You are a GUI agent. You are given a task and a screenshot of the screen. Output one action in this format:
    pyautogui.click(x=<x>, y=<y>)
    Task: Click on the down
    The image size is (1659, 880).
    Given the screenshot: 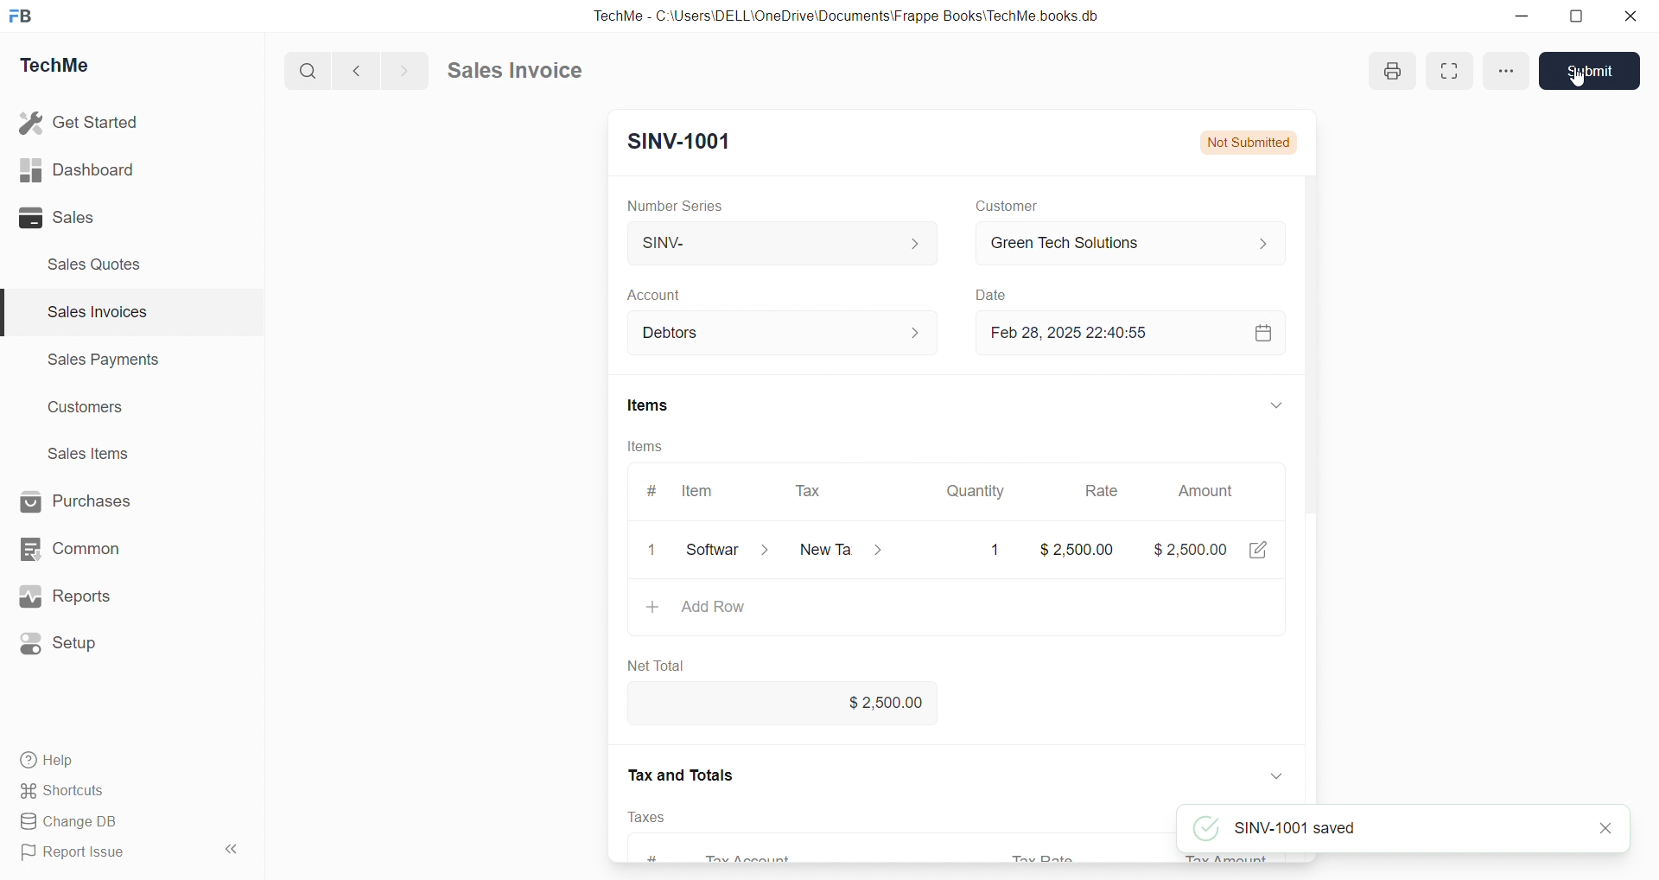 What is the action you would take?
    pyautogui.click(x=1277, y=405)
    